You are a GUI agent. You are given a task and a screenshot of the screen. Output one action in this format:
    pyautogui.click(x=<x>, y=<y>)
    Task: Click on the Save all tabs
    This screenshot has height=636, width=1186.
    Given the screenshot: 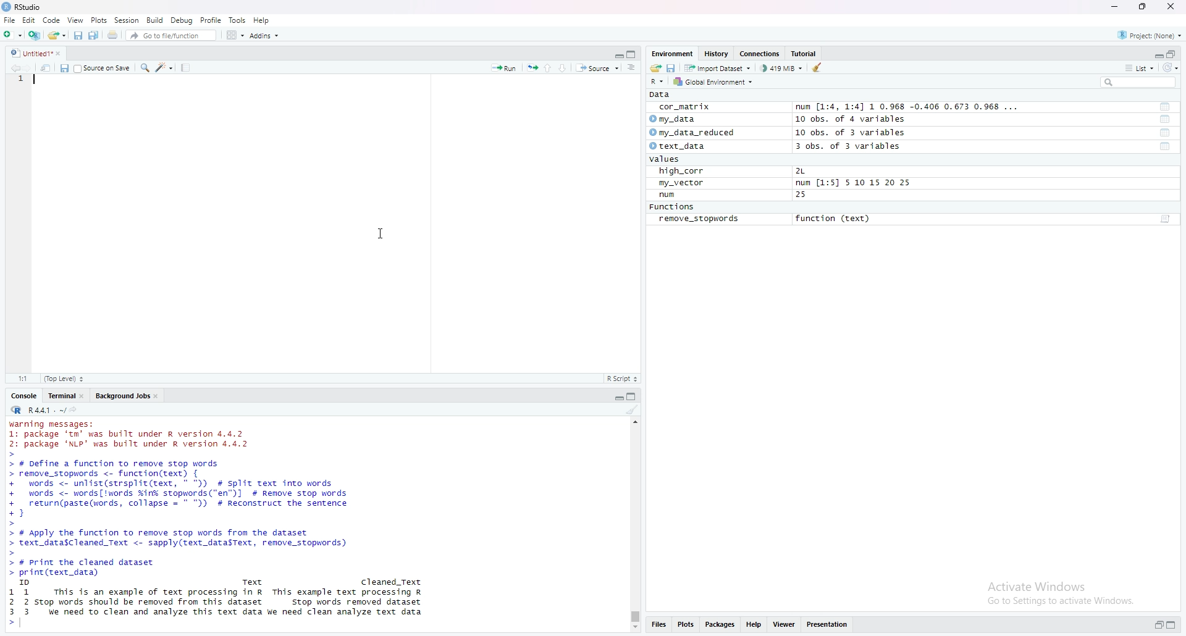 What is the action you would take?
    pyautogui.click(x=93, y=36)
    